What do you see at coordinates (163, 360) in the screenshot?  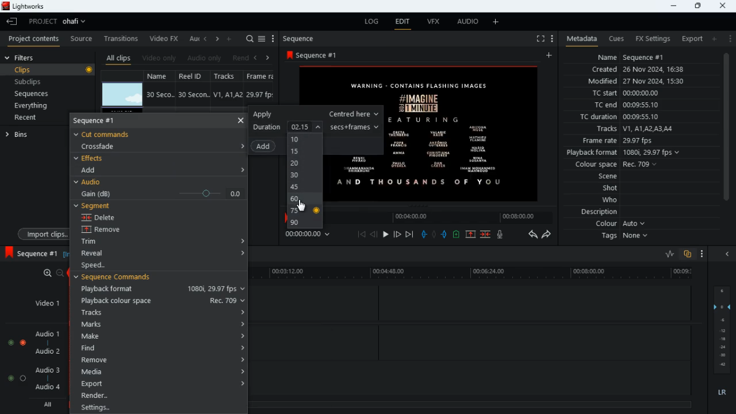 I see `remove` at bounding box center [163, 360].